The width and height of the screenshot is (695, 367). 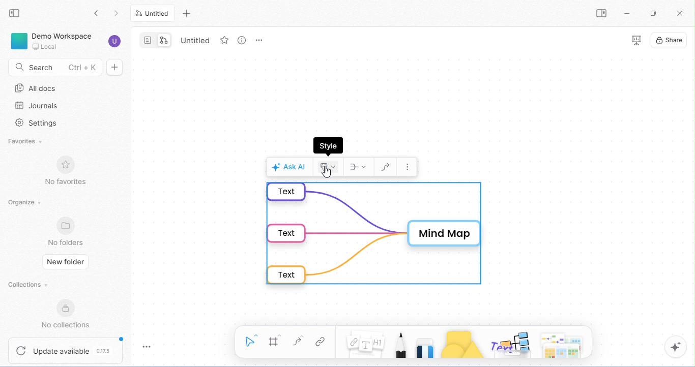 What do you see at coordinates (425, 347) in the screenshot?
I see `eraser` at bounding box center [425, 347].